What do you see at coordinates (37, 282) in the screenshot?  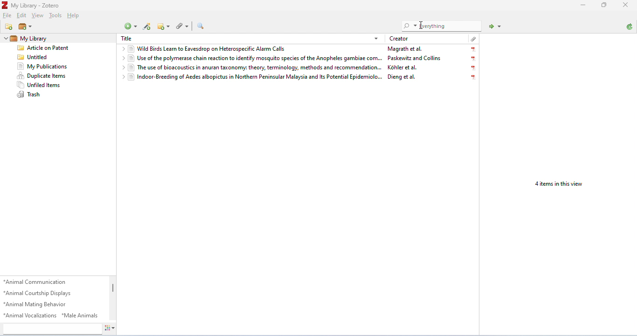 I see `*Animal Communication` at bounding box center [37, 282].